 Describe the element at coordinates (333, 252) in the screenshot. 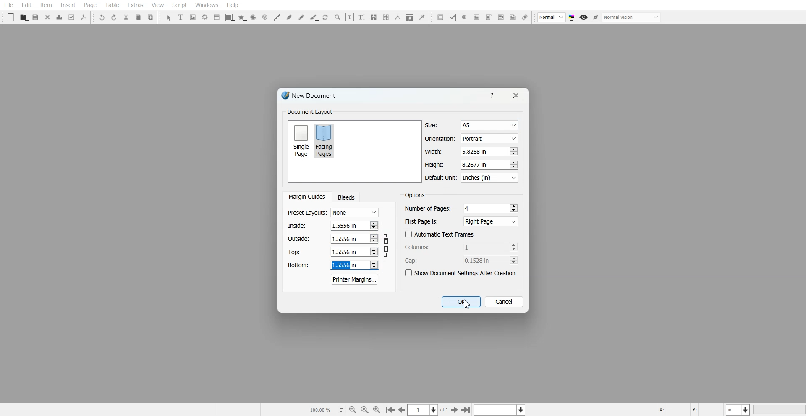

I see `Top margin adjuster` at that location.